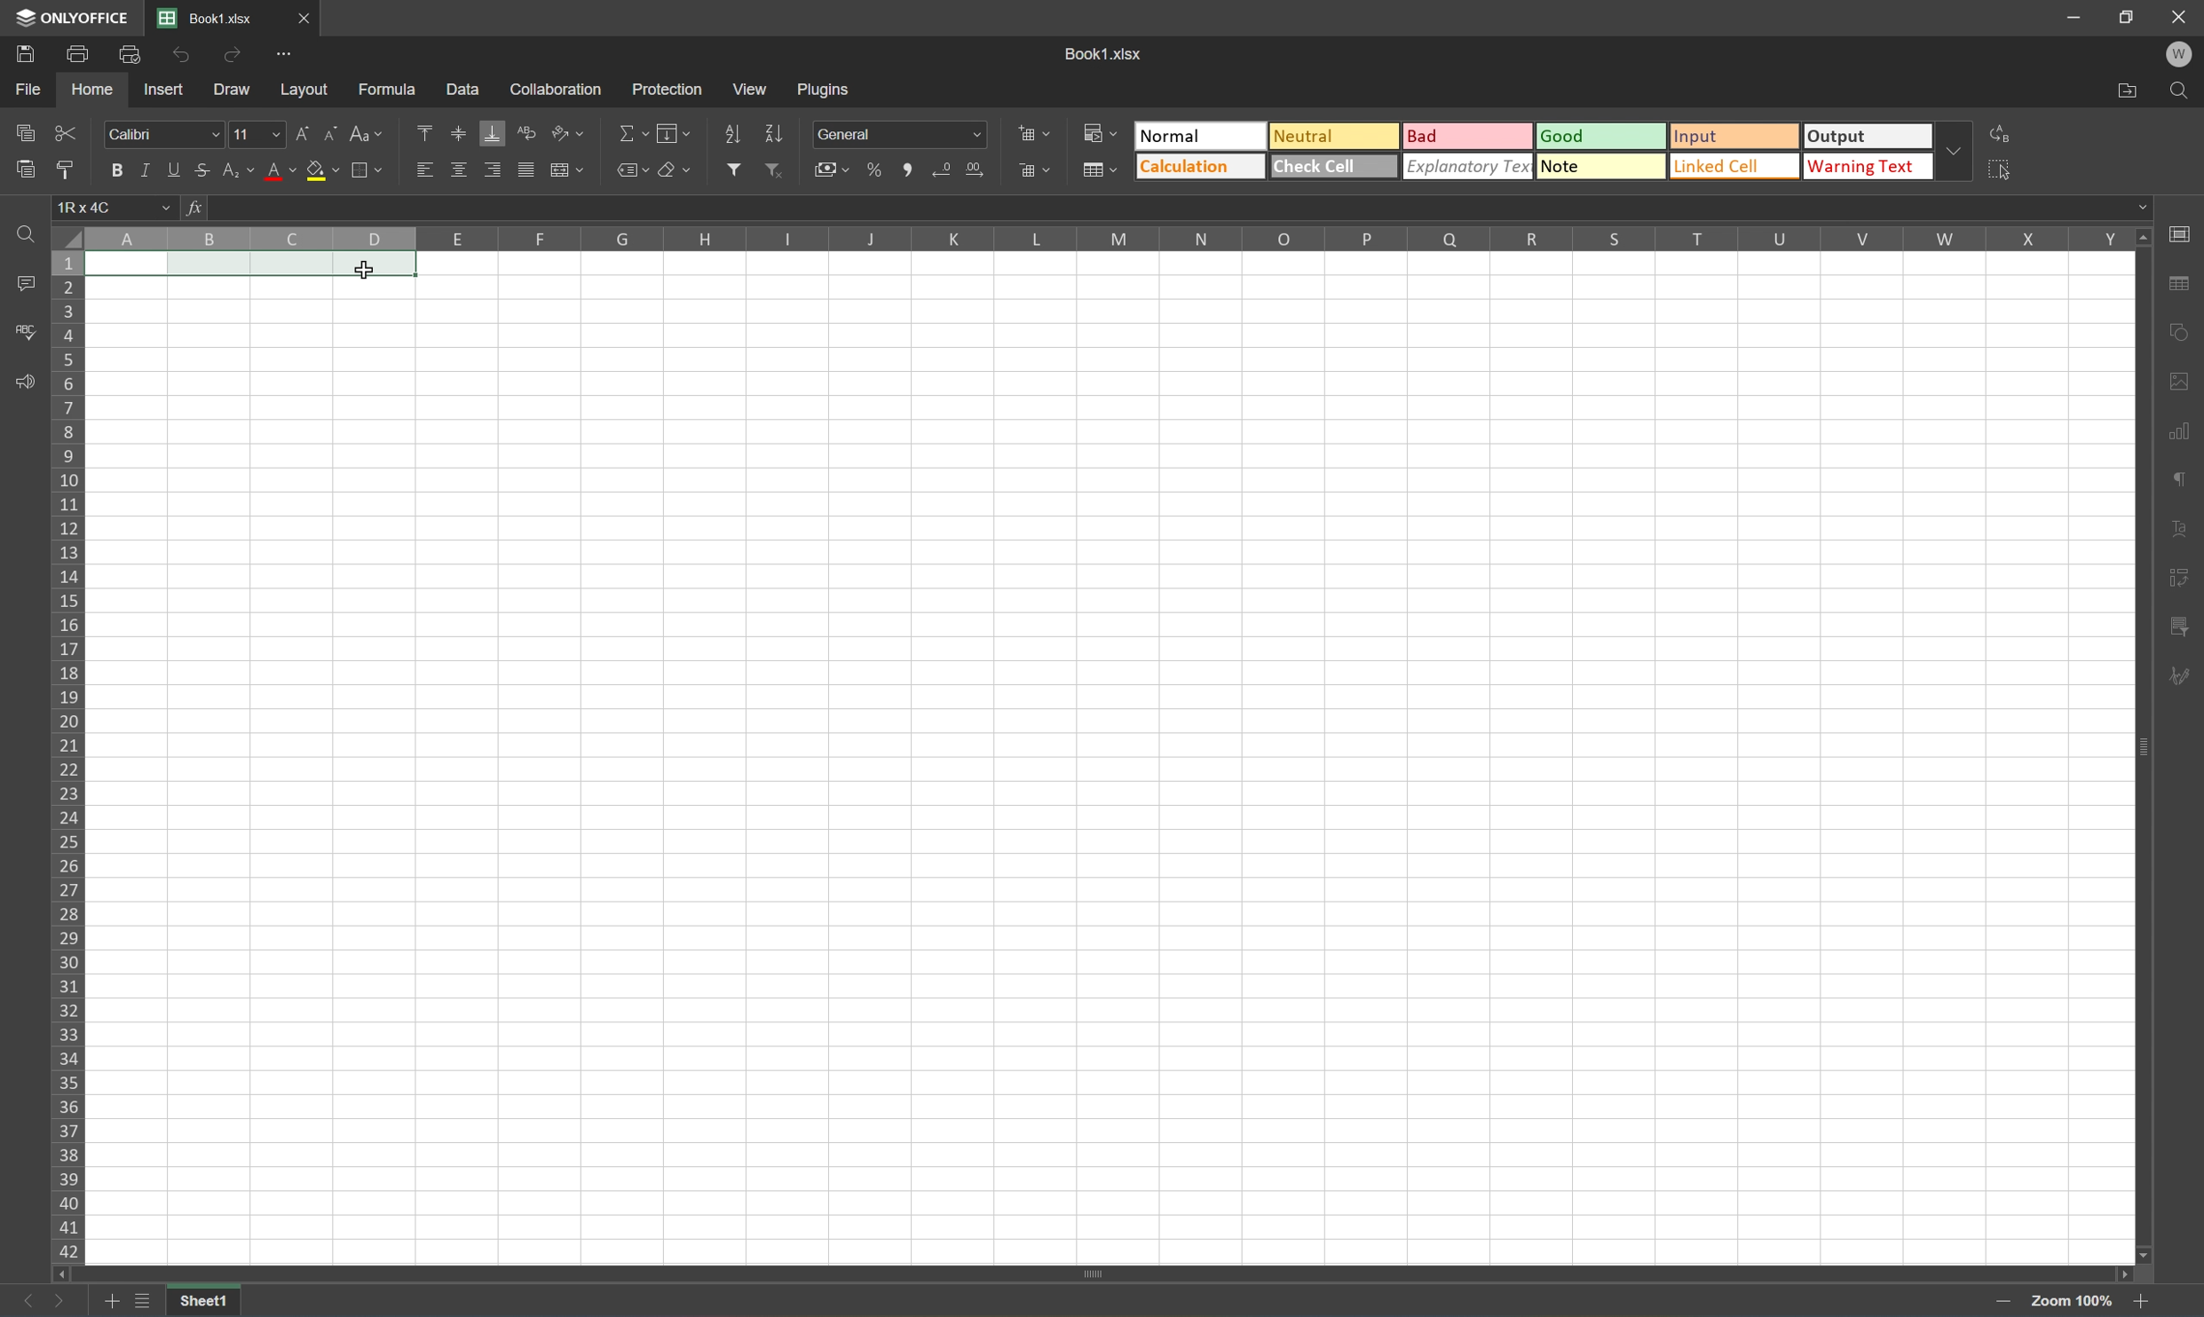  I want to click on Select all, so click(2005, 172).